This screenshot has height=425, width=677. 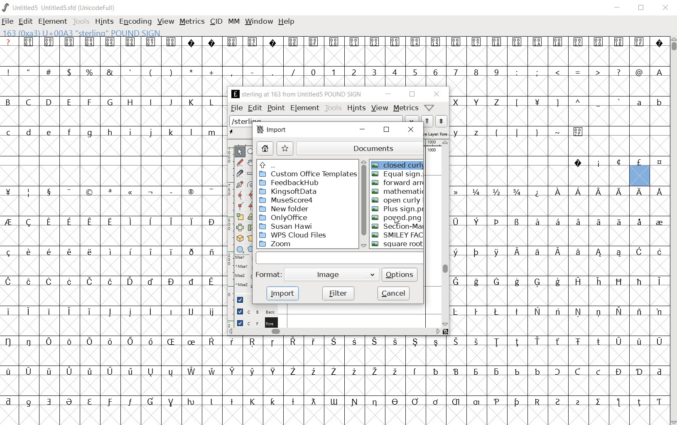 What do you see at coordinates (130, 372) in the screenshot?
I see `Symbol` at bounding box center [130, 372].